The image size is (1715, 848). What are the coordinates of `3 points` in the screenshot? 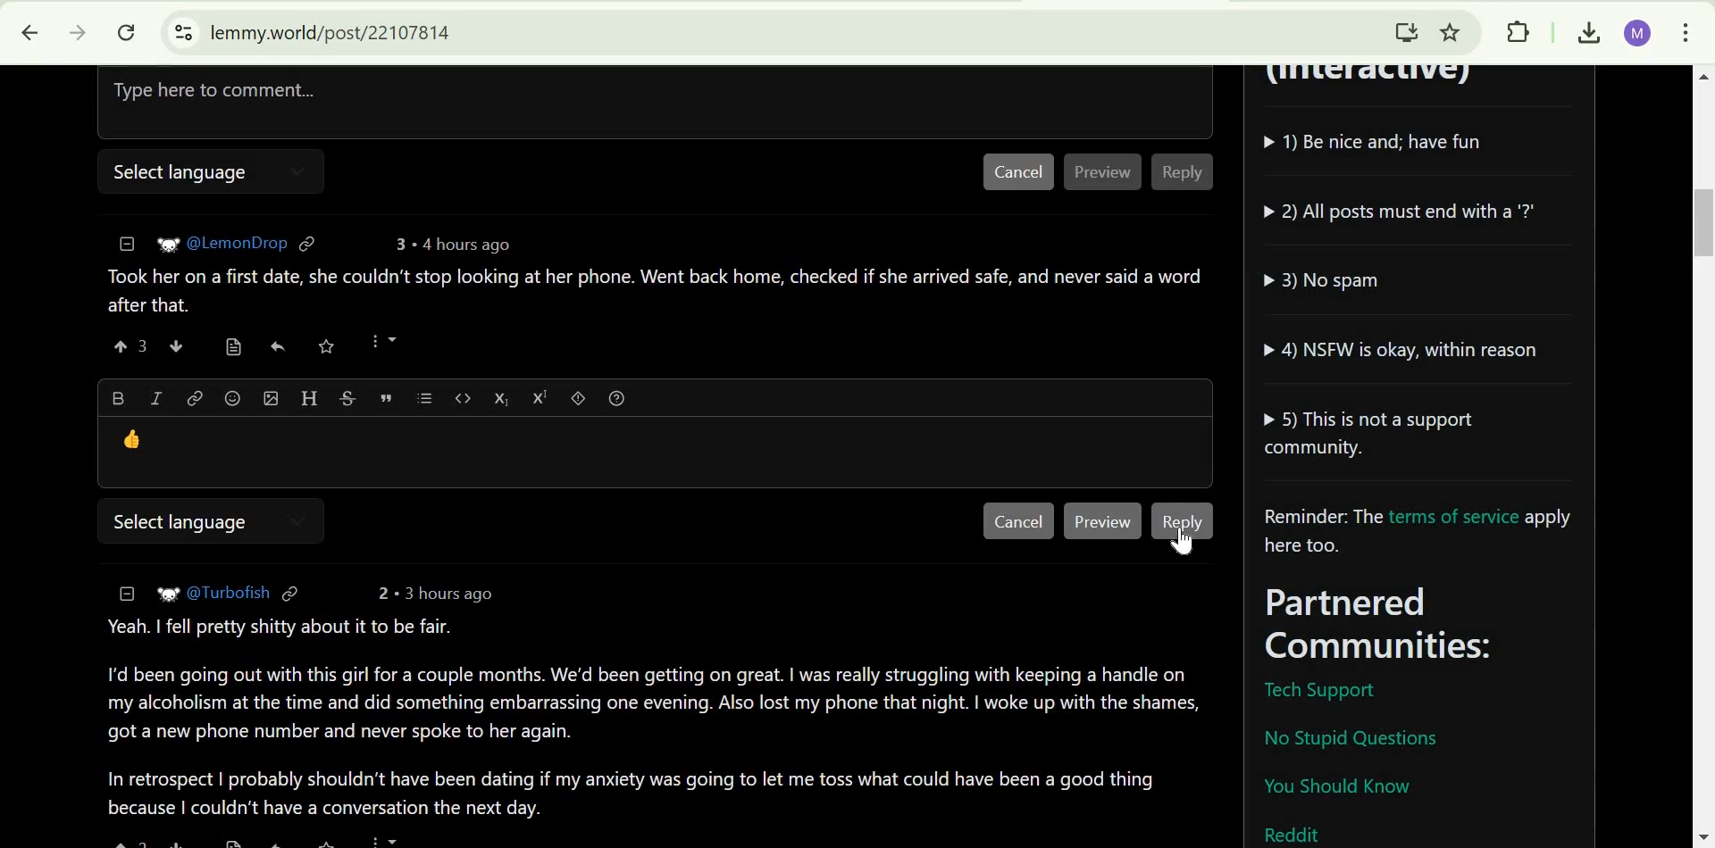 It's located at (397, 244).